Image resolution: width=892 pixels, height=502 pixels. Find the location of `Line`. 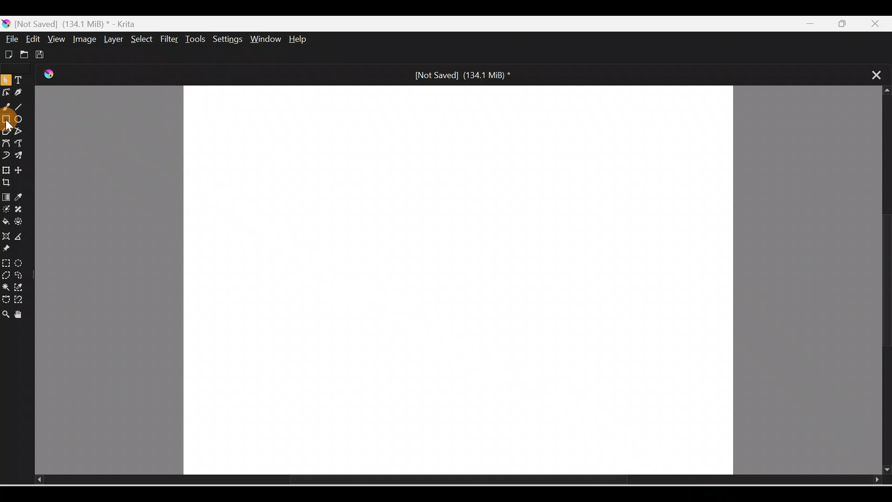

Line is located at coordinates (22, 108).